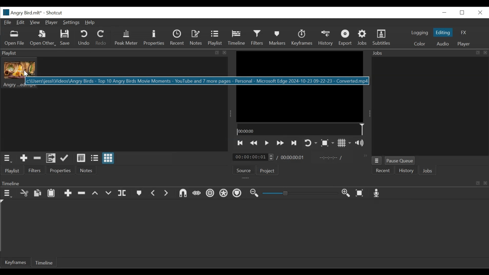 The height and width of the screenshot is (275, 489). What do you see at coordinates (443, 32) in the screenshot?
I see `Editing` at bounding box center [443, 32].